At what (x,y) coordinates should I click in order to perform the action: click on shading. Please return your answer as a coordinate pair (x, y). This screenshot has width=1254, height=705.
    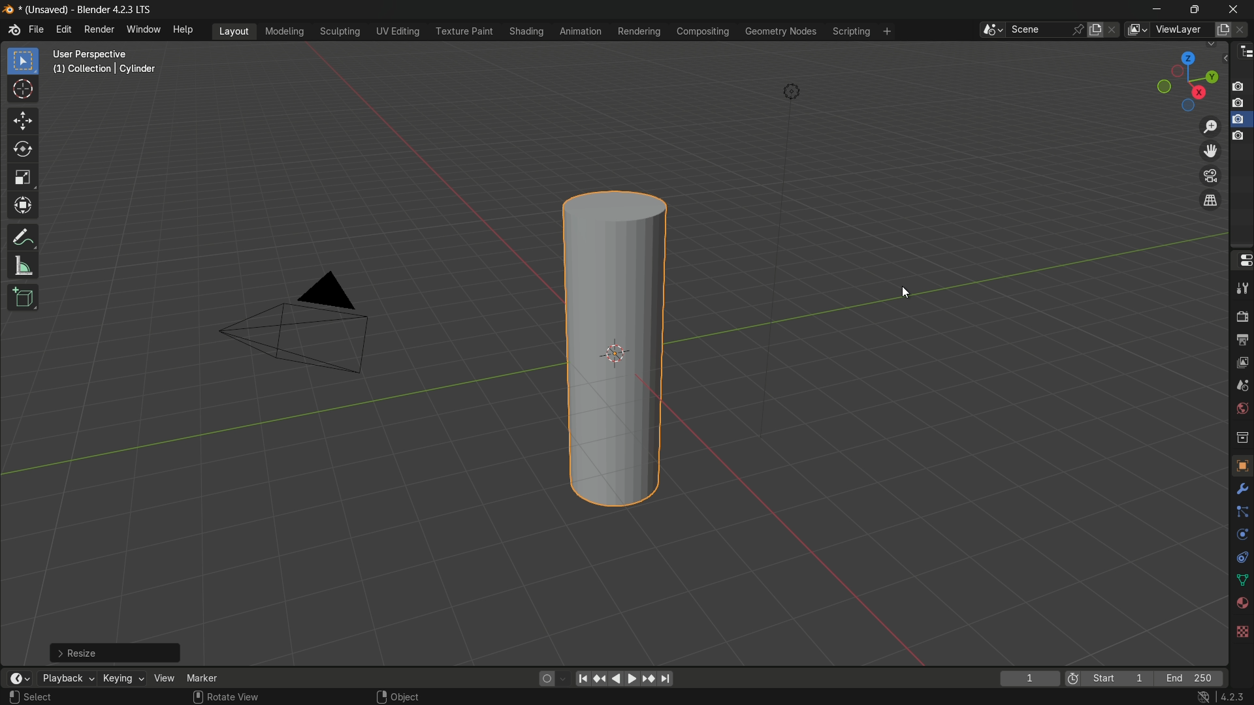
    Looking at the image, I should click on (524, 31).